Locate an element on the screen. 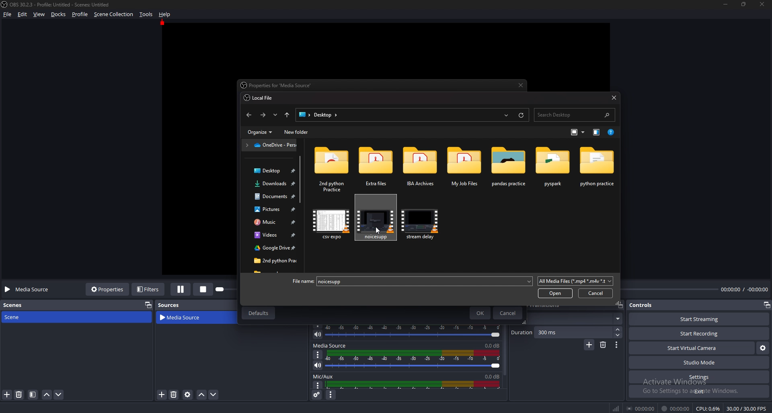  file name is located at coordinates (300, 281).